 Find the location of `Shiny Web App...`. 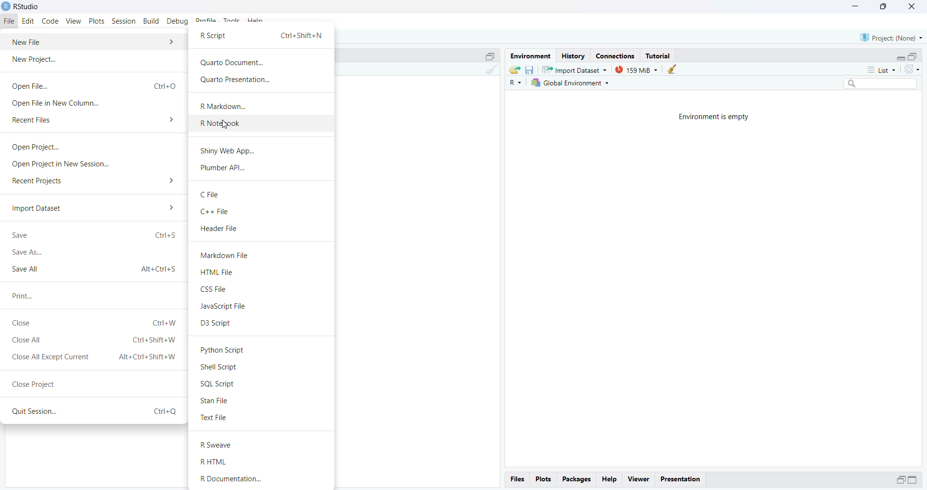

Shiny Web App... is located at coordinates (227, 150).